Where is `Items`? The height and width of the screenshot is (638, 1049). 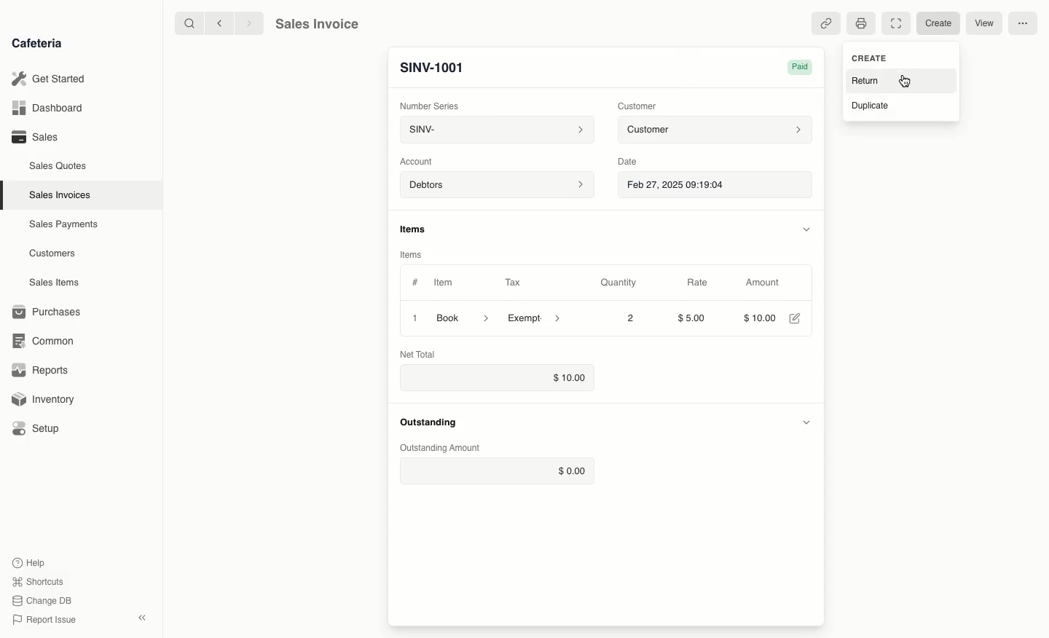 Items is located at coordinates (415, 229).